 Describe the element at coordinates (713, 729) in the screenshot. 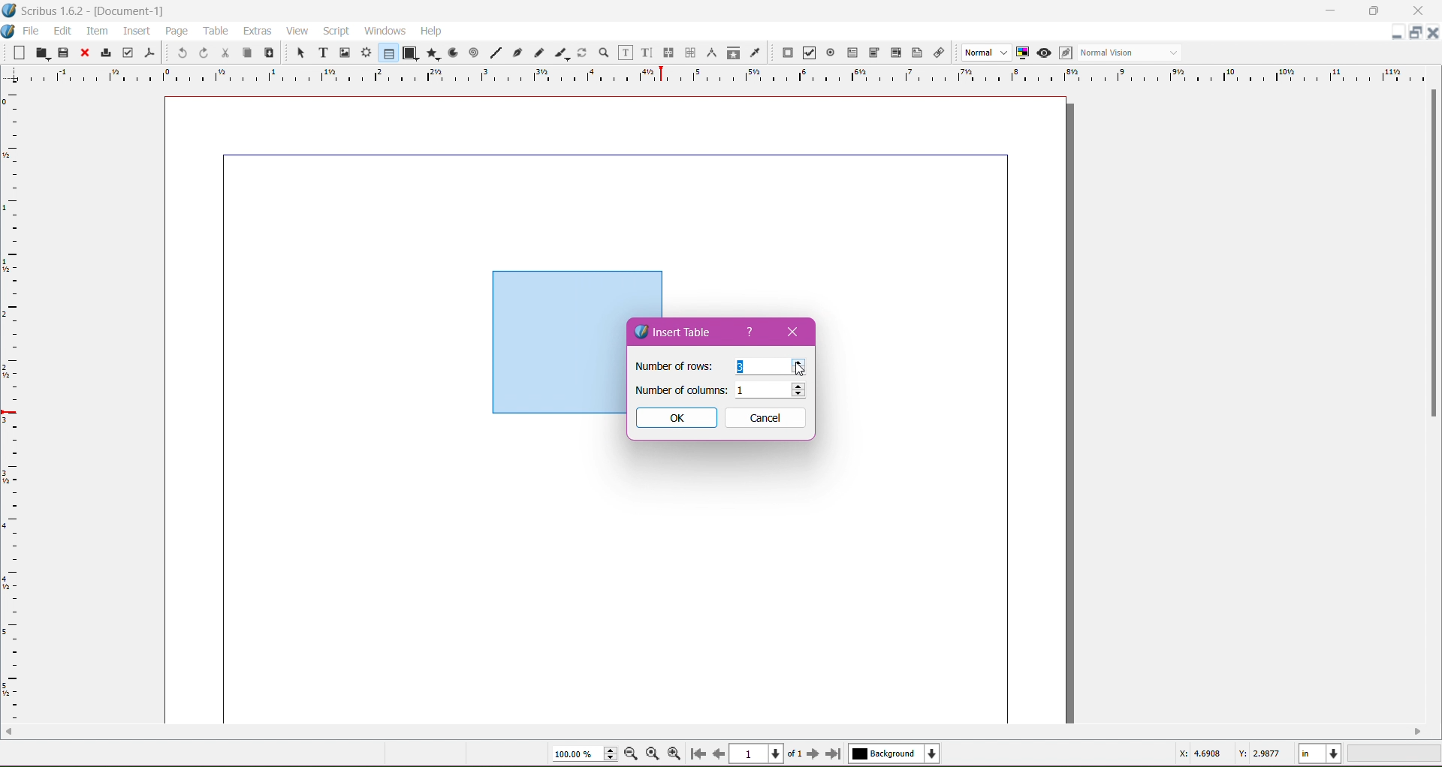

I see `scroll bar` at that location.